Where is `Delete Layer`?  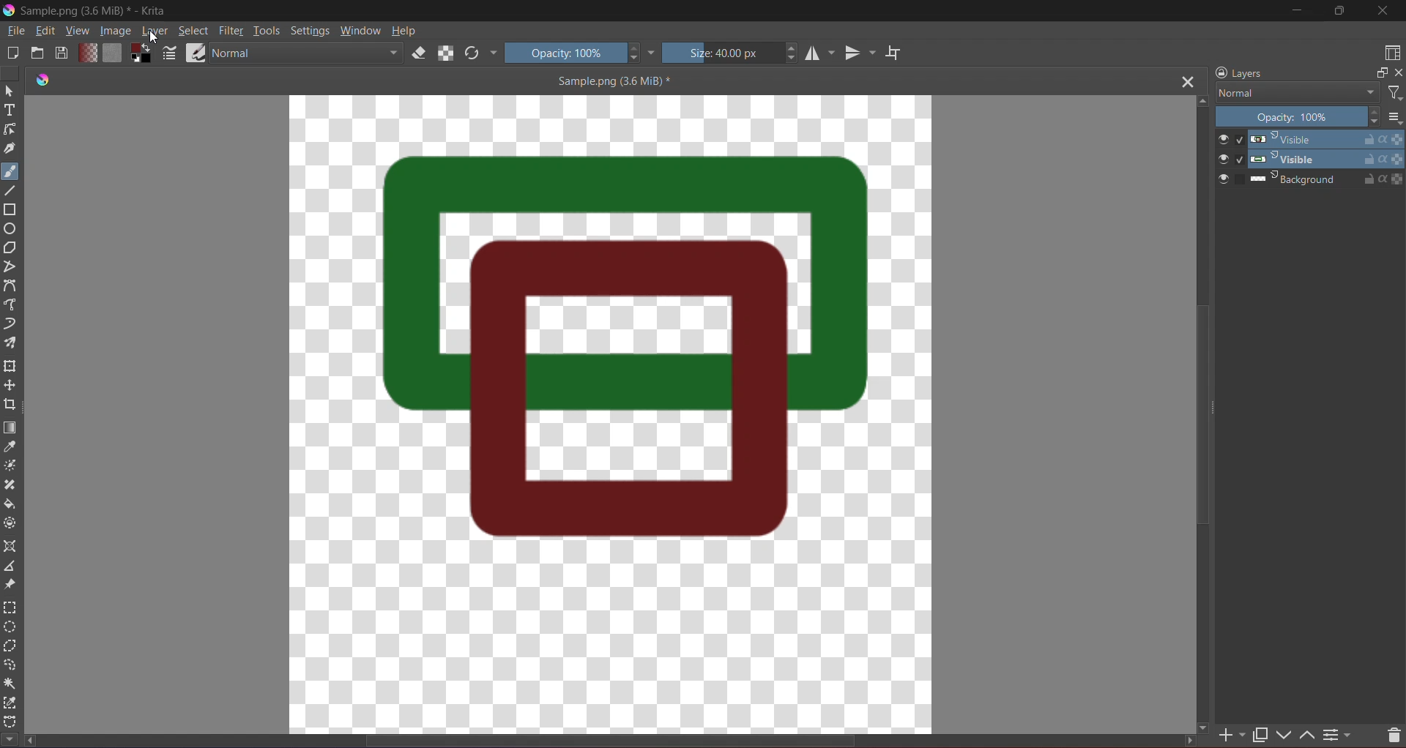
Delete Layer is located at coordinates (1388, 731).